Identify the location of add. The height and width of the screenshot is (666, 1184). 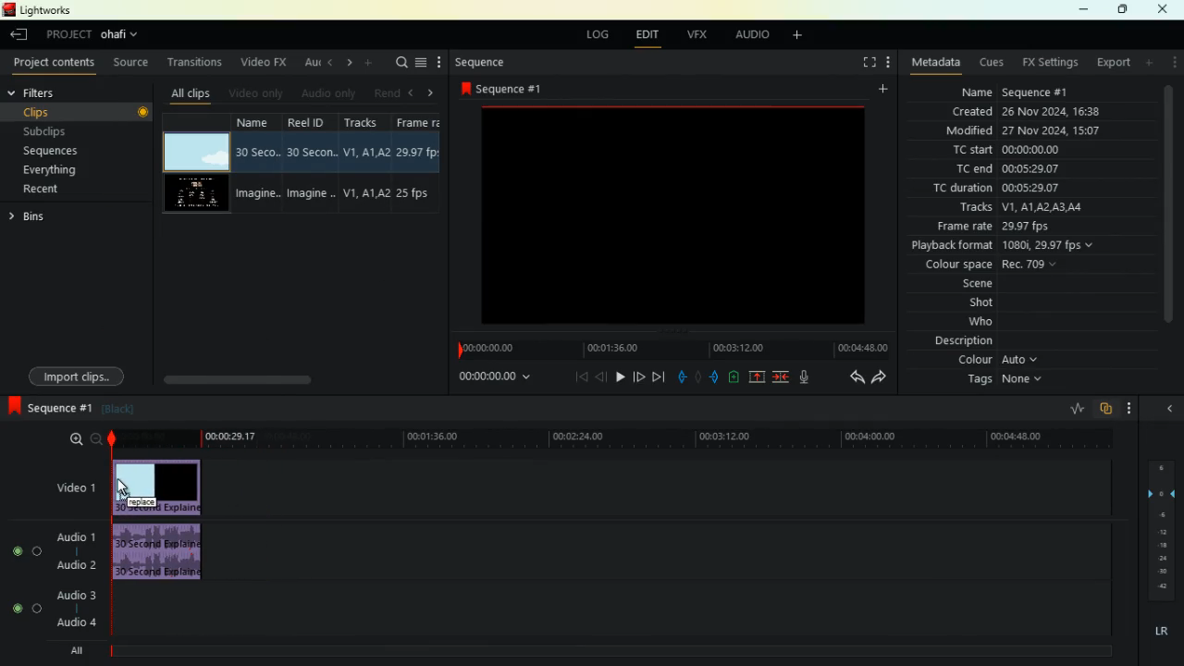
(795, 36).